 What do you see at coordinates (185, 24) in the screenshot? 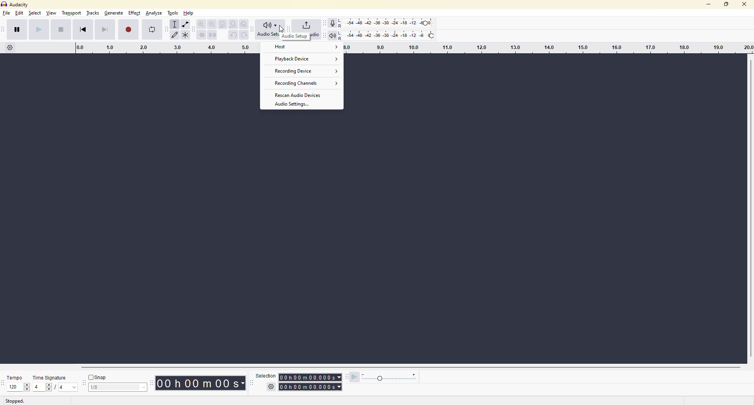
I see `envelope tool` at bounding box center [185, 24].